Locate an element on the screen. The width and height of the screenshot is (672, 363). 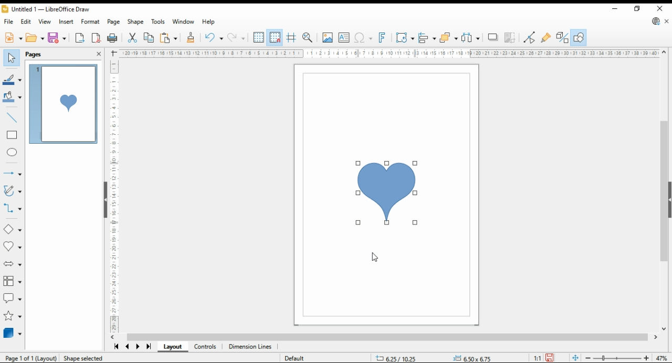
block arrows is located at coordinates (12, 265).